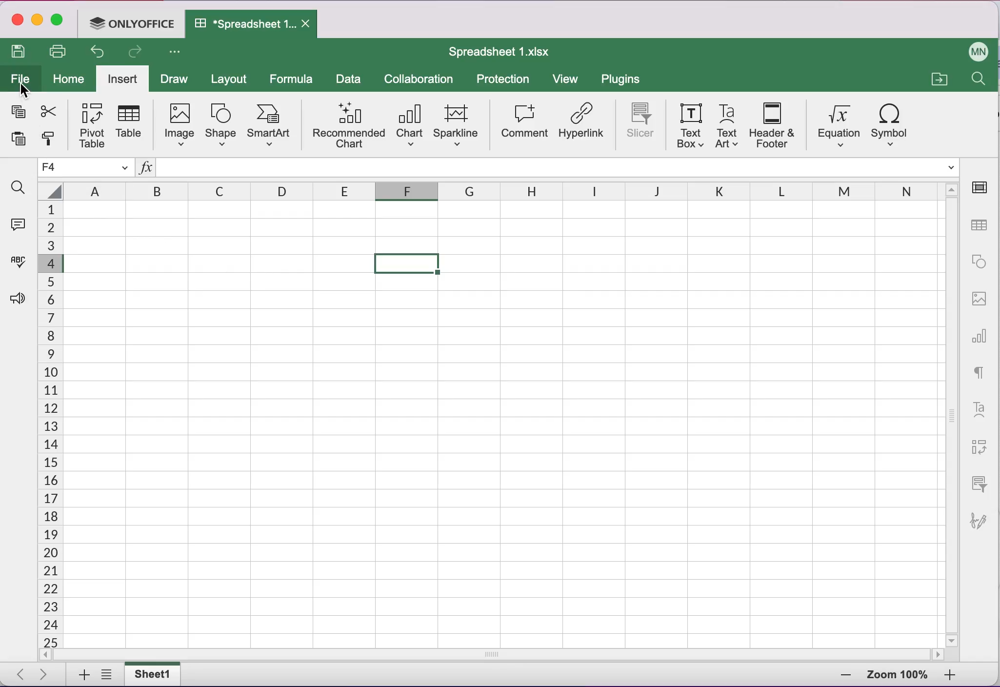 The width and height of the screenshot is (1000, 687). What do you see at coordinates (939, 77) in the screenshot?
I see `open file location` at bounding box center [939, 77].